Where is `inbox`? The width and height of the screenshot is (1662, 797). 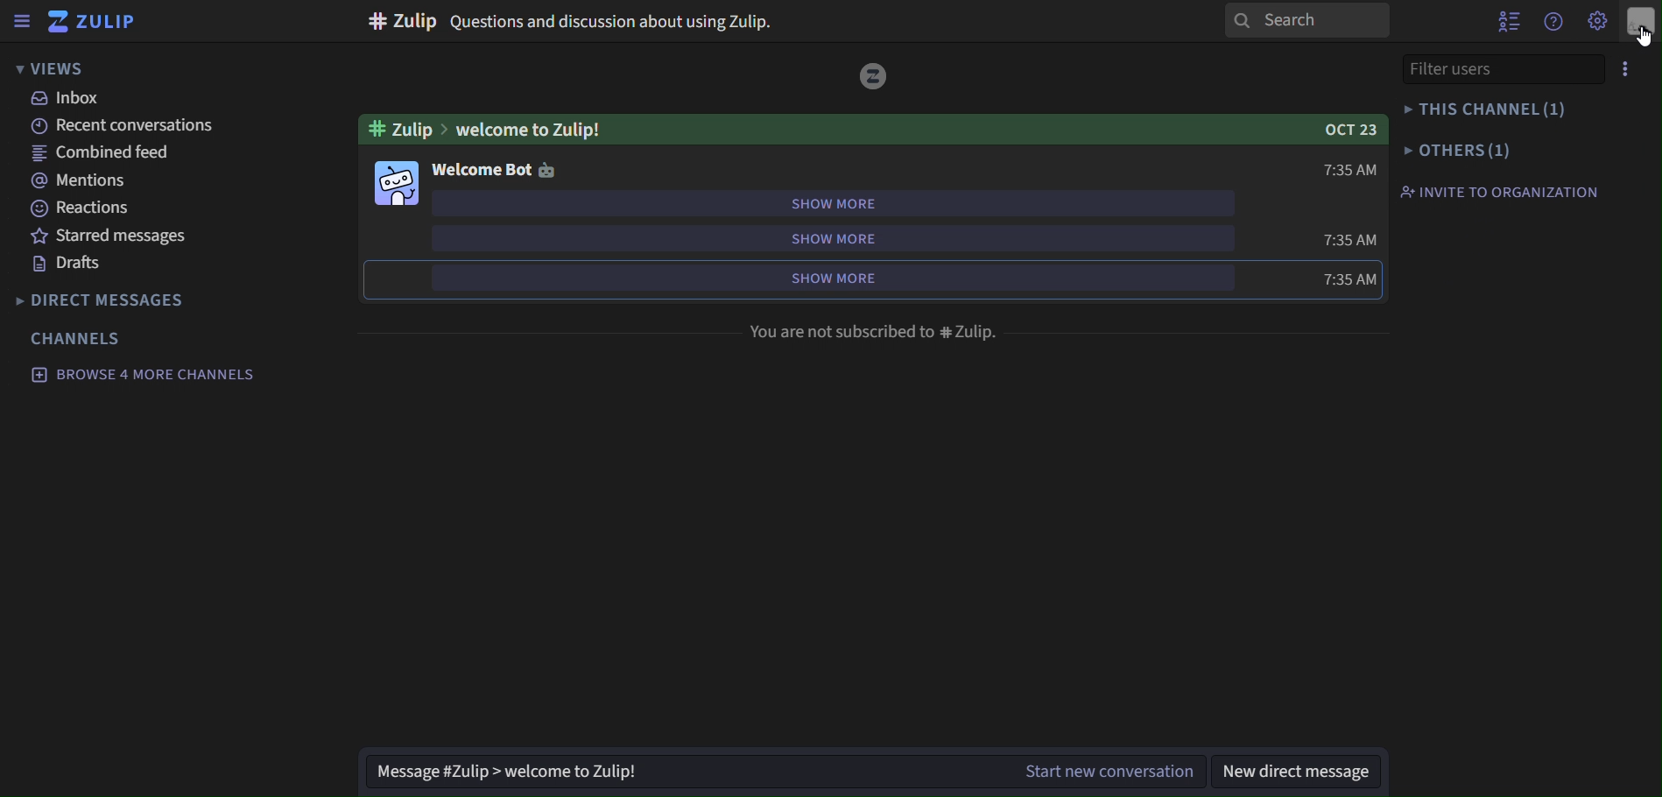 inbox is located at coordinates (66, 98).